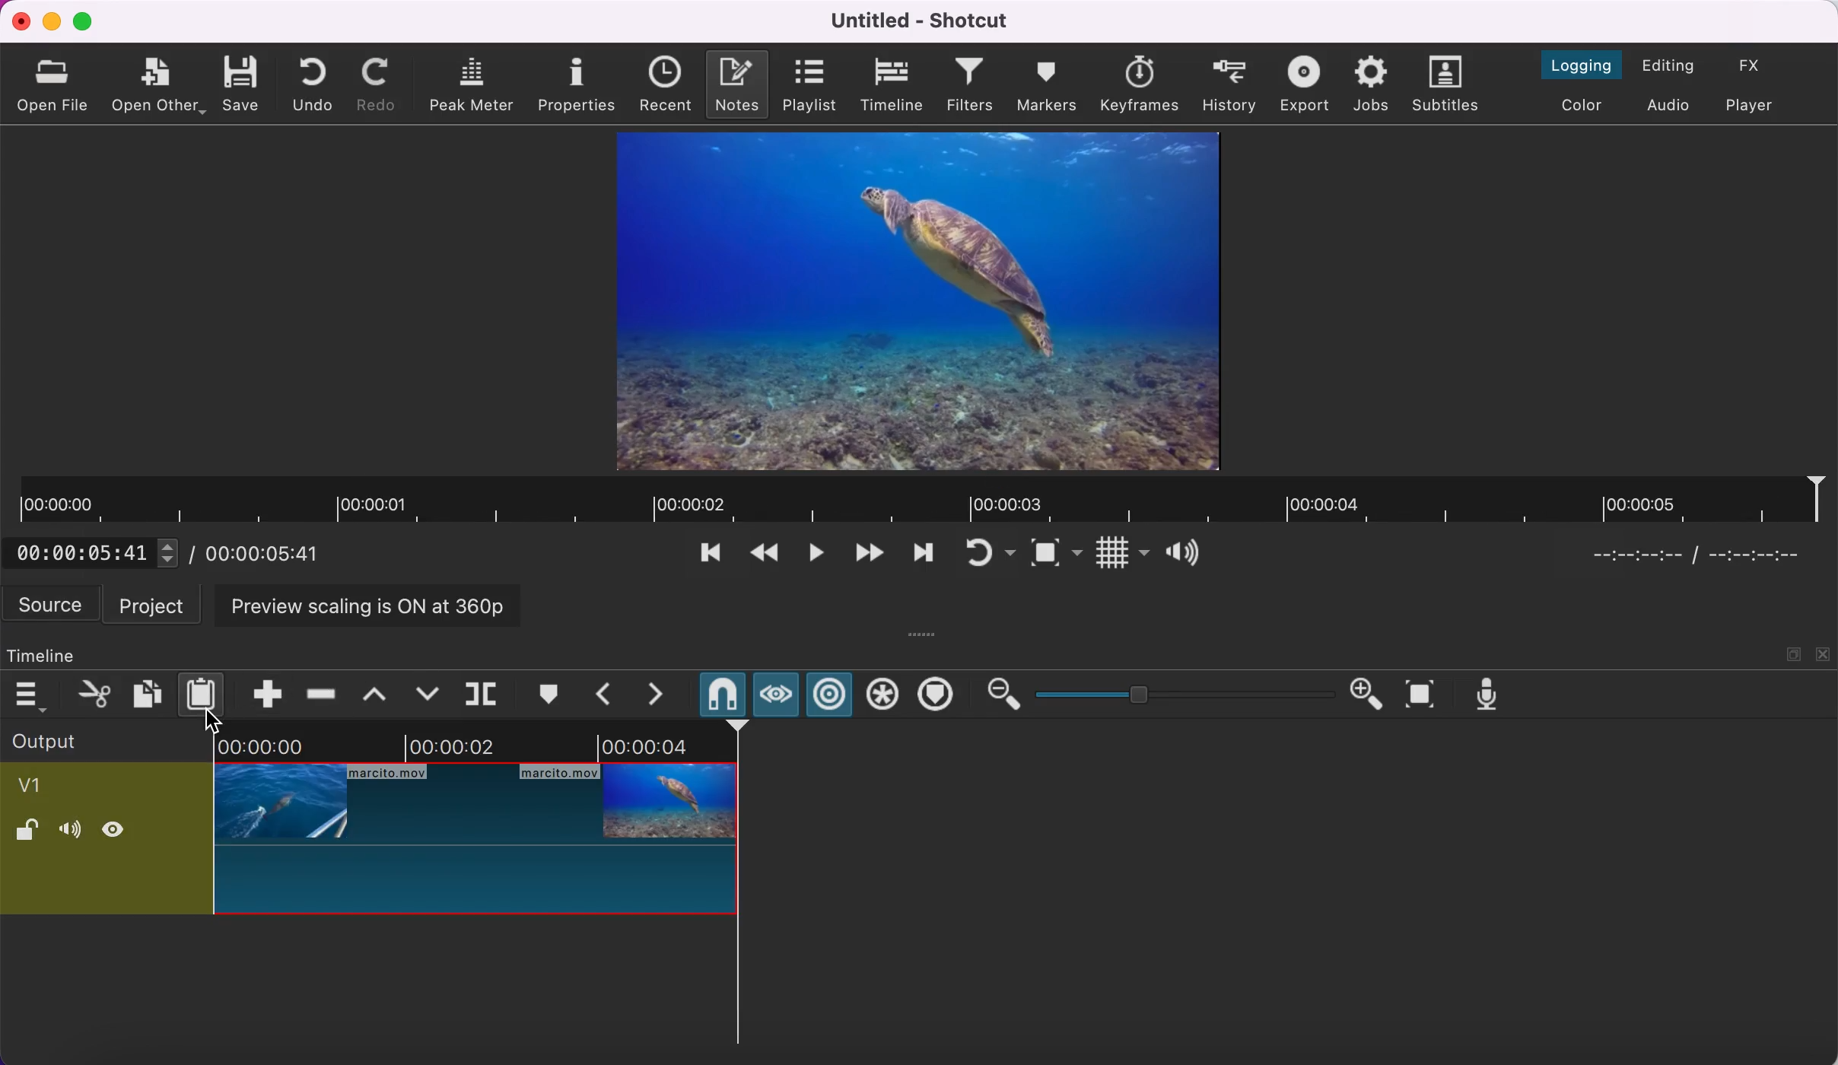 The width and height of the screenshot is (1838, 1065). What do you see at coordinates (1824, 653) in the screenshot?
I see `close` at bounding box center [1824, 653].